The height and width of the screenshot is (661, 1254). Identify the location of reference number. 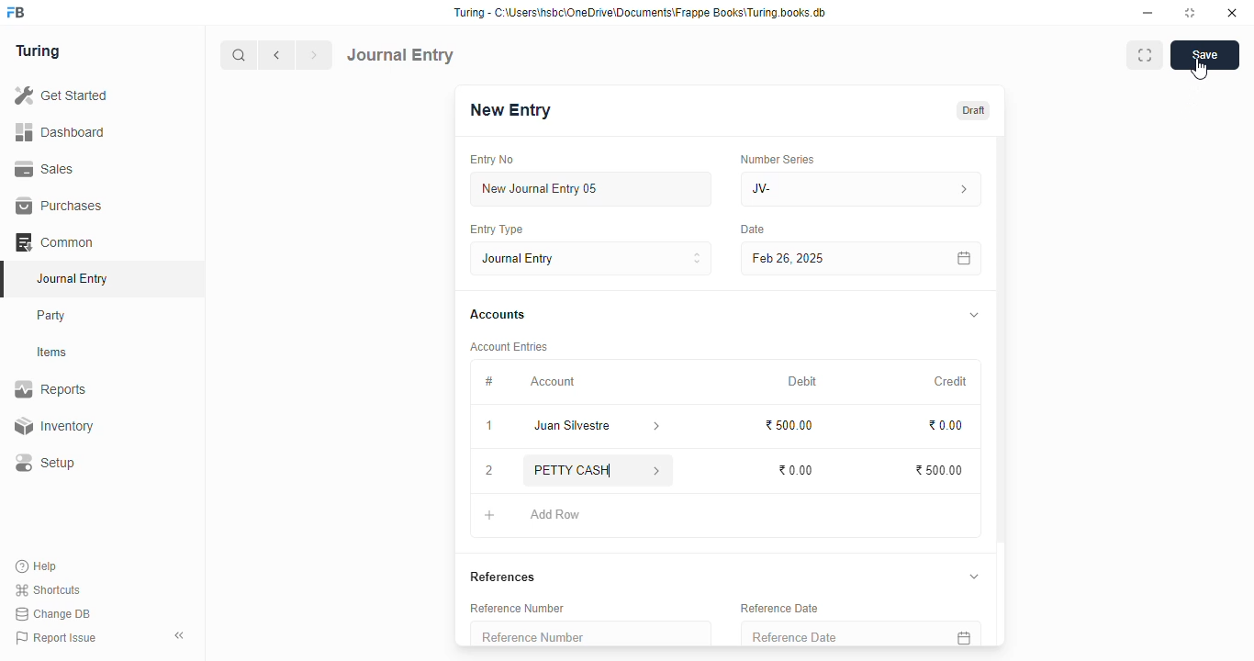
(517, 608).